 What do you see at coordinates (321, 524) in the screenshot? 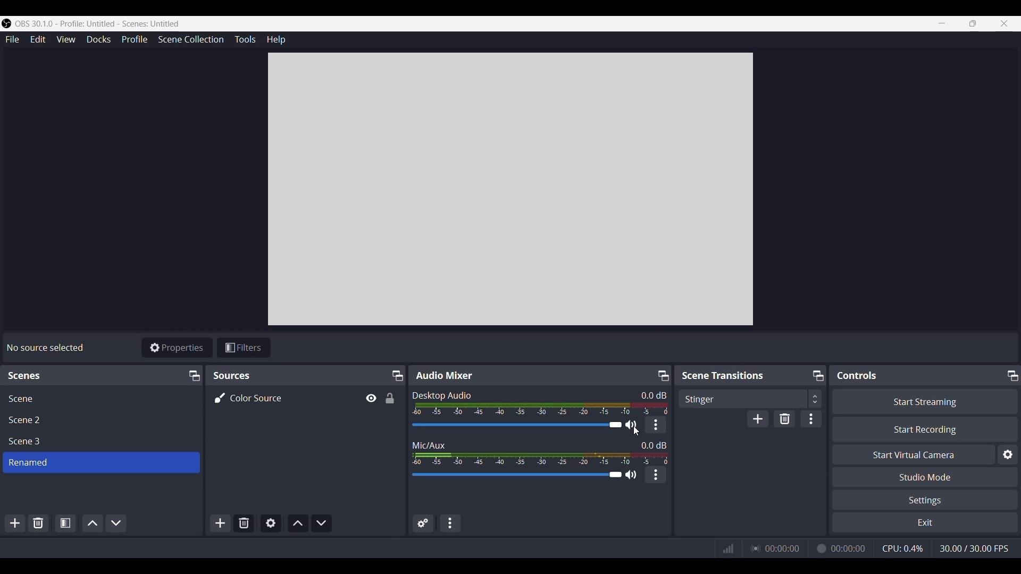
I see `Move source one step down` at bounding box center [321, 524].